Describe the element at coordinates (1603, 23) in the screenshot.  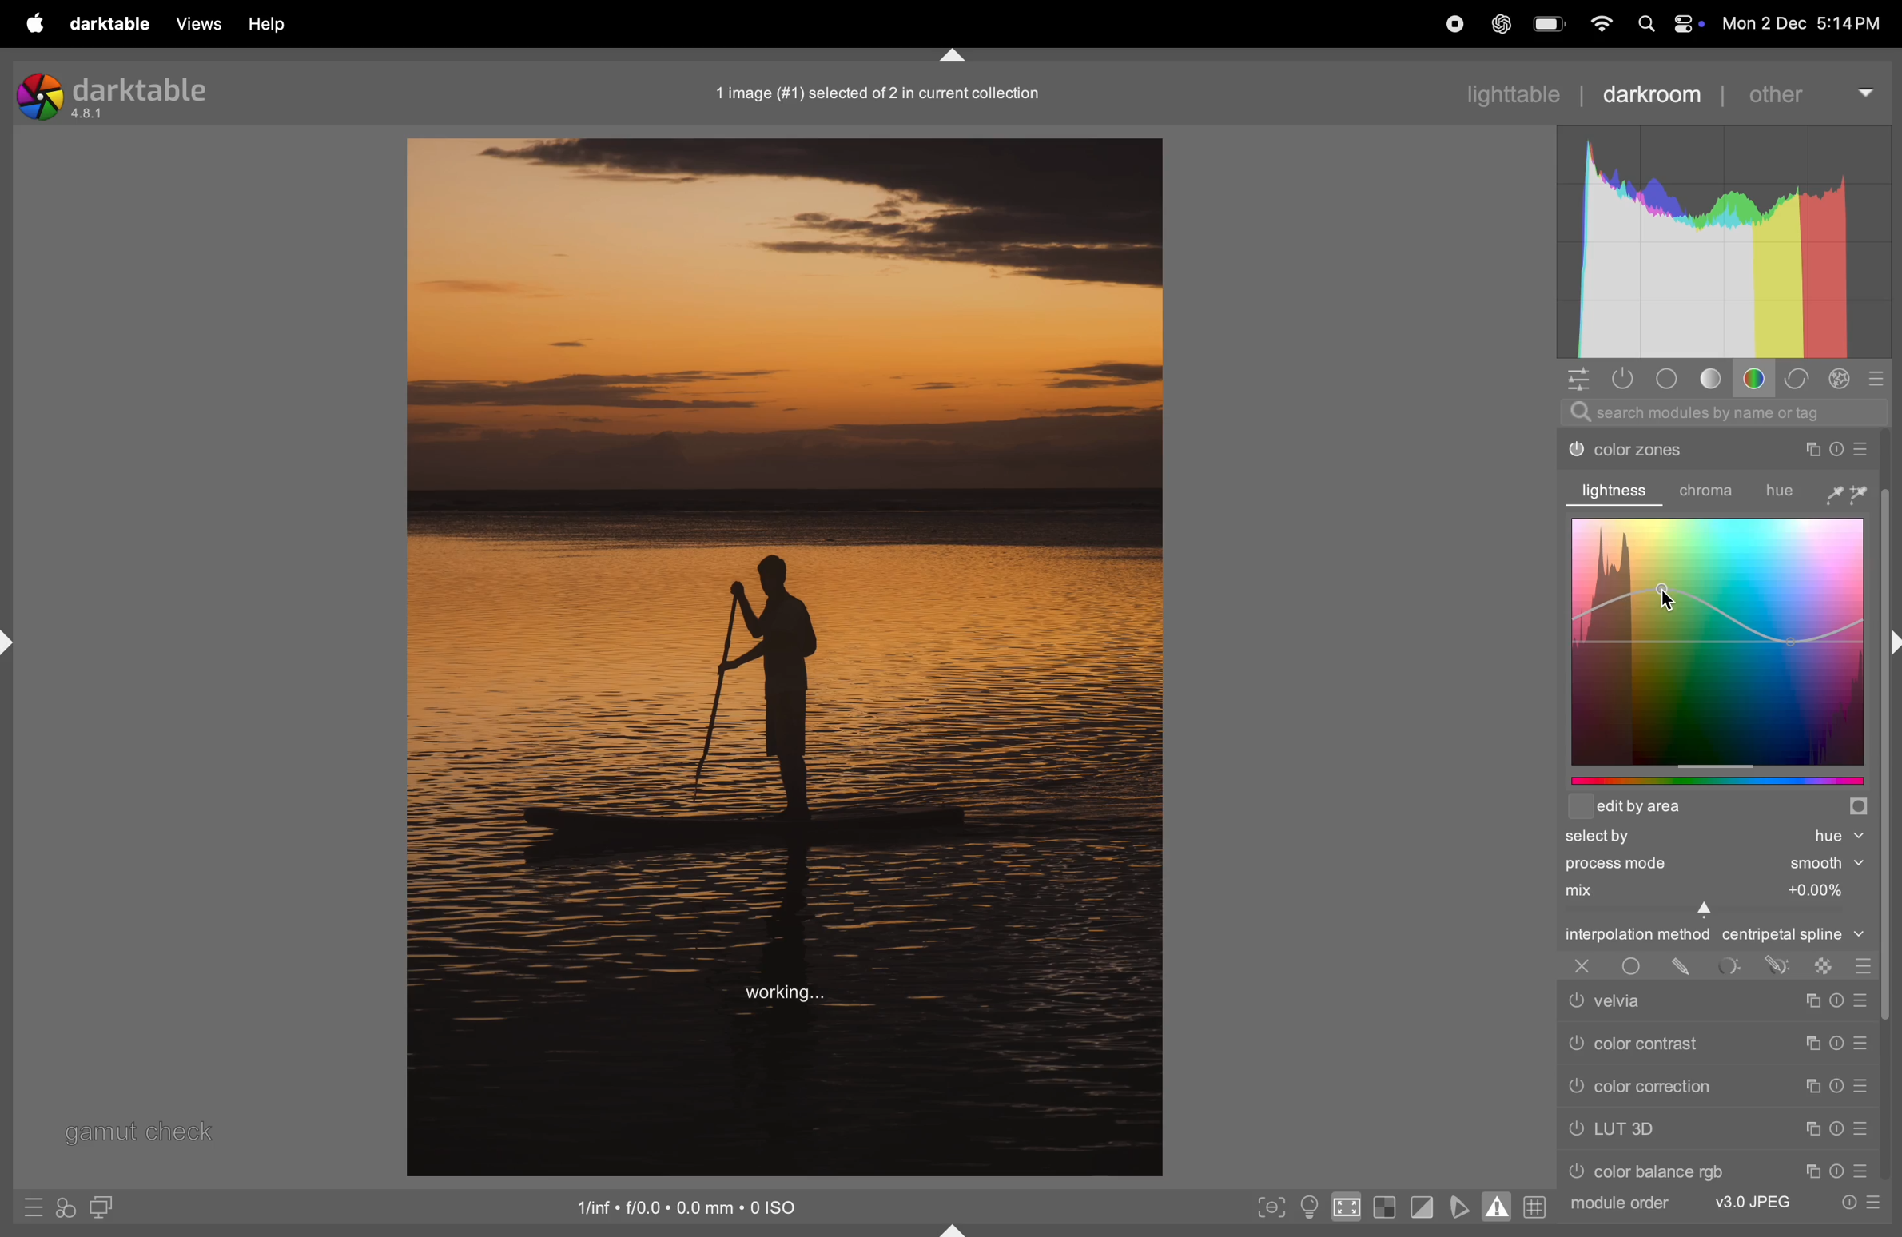
I see `wifi` at that location.